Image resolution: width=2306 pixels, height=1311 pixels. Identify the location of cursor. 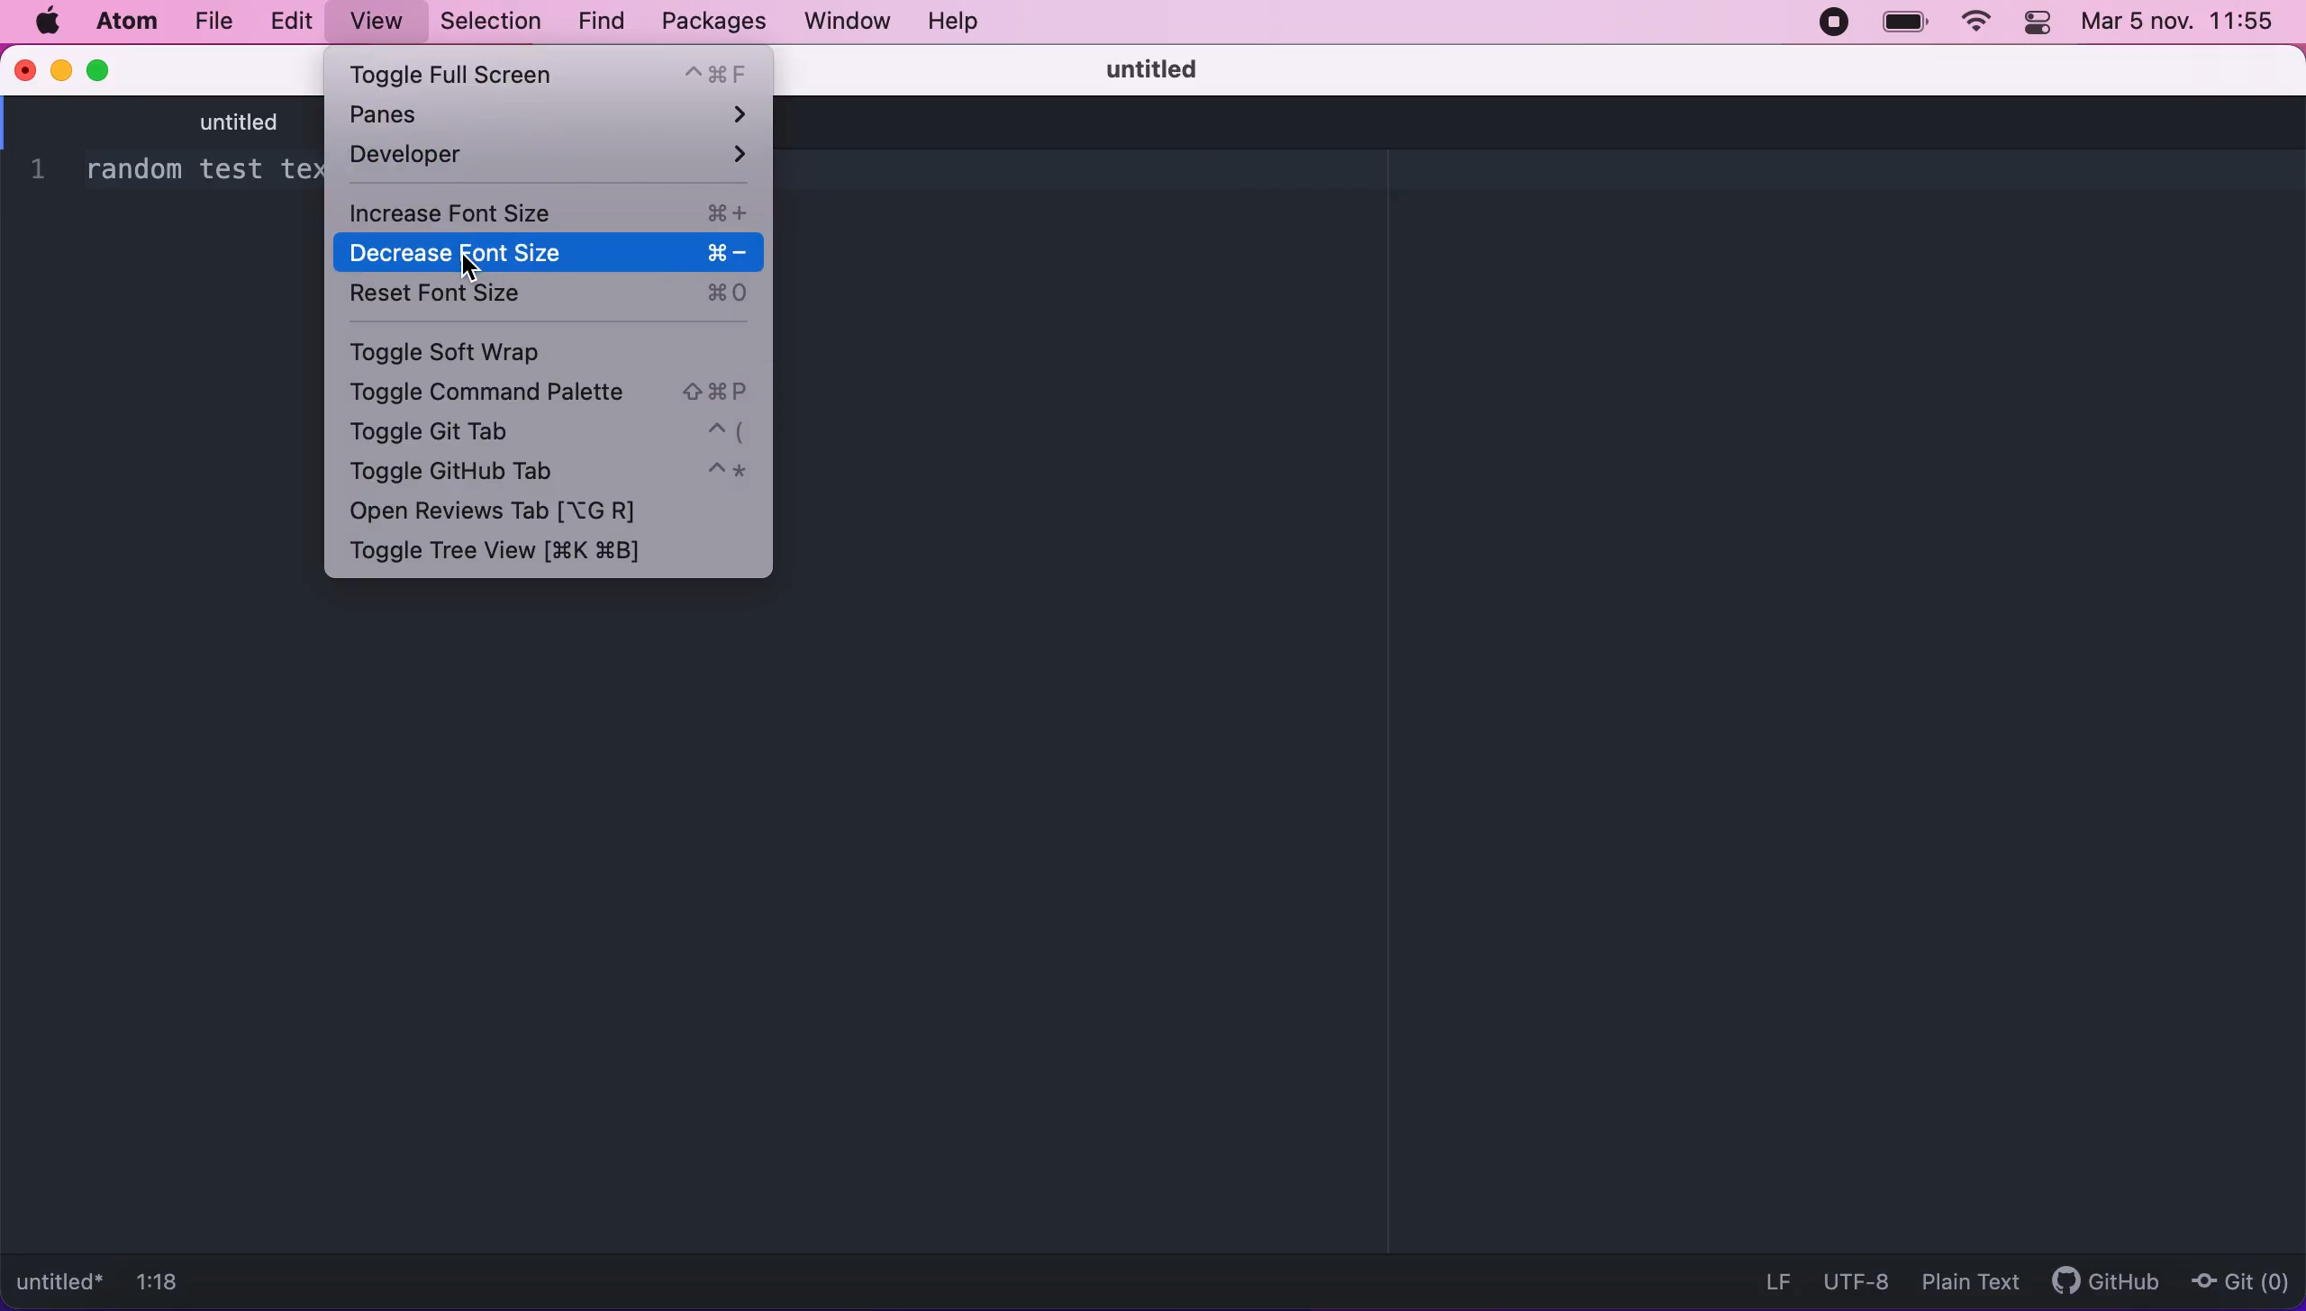
(463, 260).